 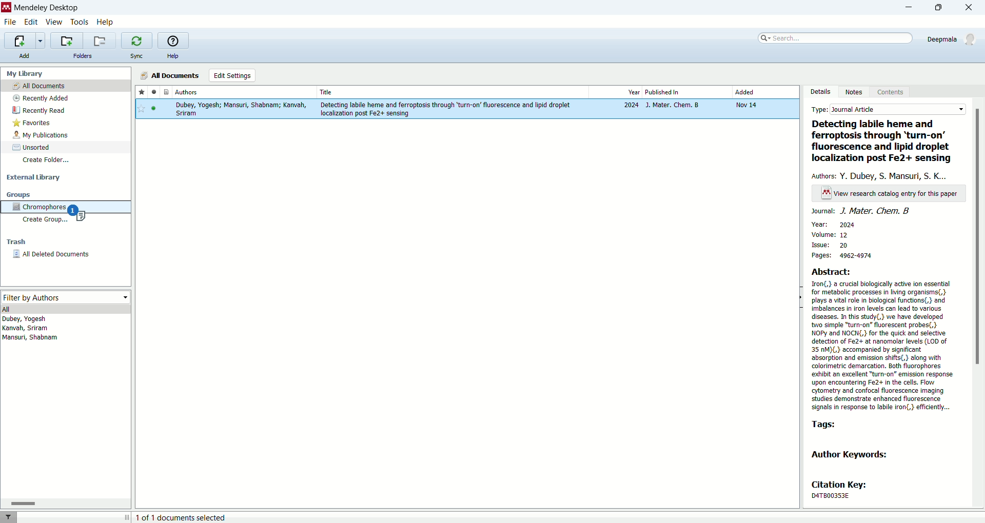 I want to click on chromophores, so click(x=41, y=207).